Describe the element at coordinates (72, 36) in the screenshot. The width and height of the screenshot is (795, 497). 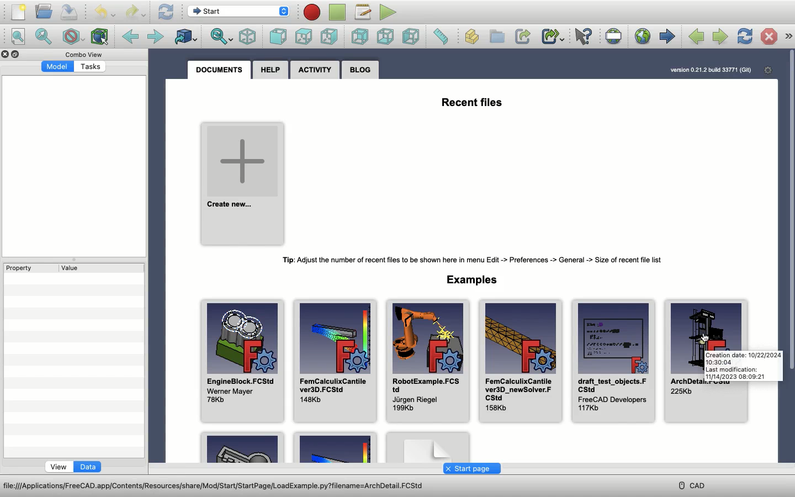
I see `Draw style` at that location.